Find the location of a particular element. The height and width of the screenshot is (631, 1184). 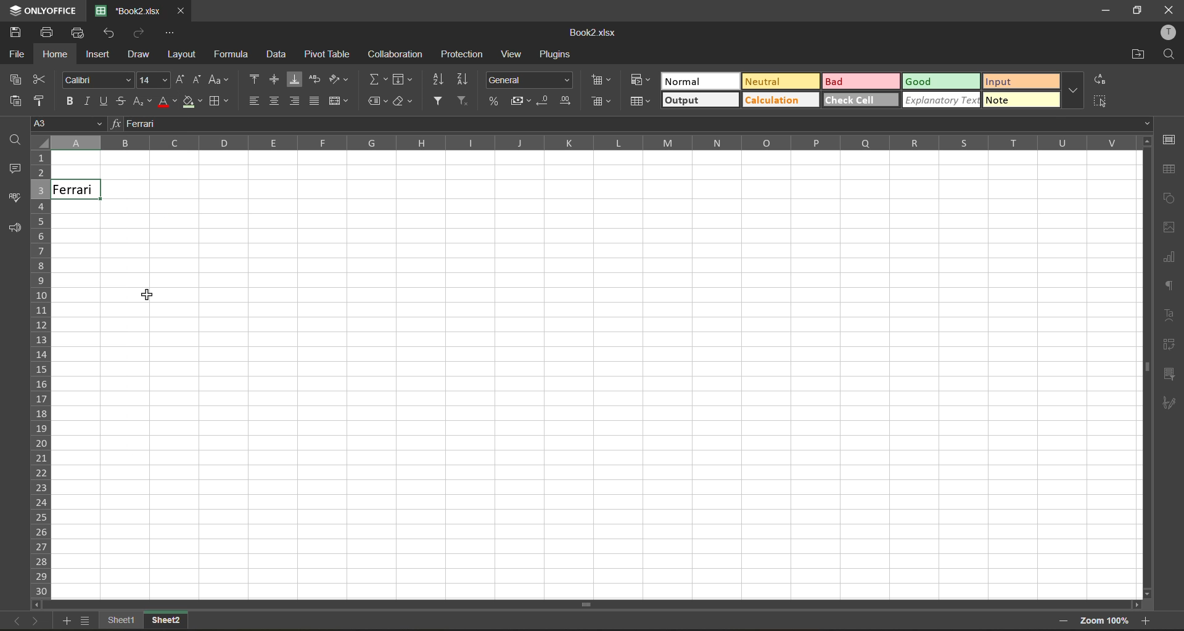

close tab is located at coordinates (182, 11).